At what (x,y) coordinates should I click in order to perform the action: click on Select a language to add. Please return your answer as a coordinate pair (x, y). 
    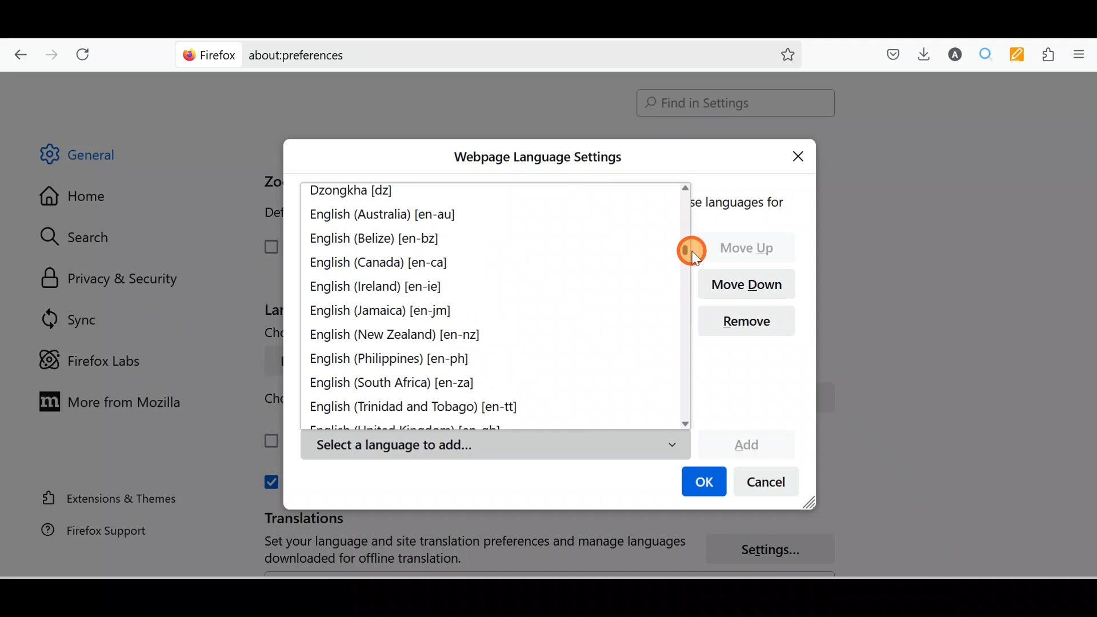
    Looking at the image, I should click on (495, 446).